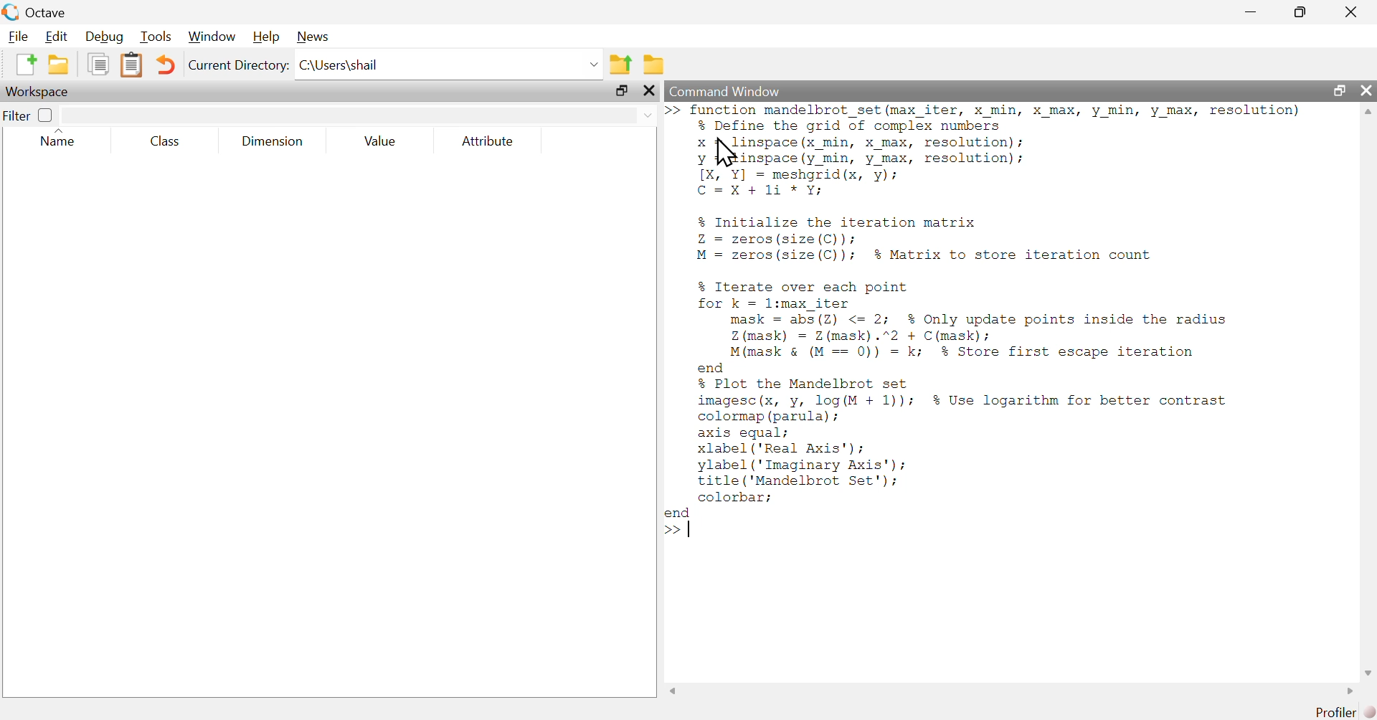 The height and width of the screenshot is (720, 1377). I want to click on undo, so click(166, 64).